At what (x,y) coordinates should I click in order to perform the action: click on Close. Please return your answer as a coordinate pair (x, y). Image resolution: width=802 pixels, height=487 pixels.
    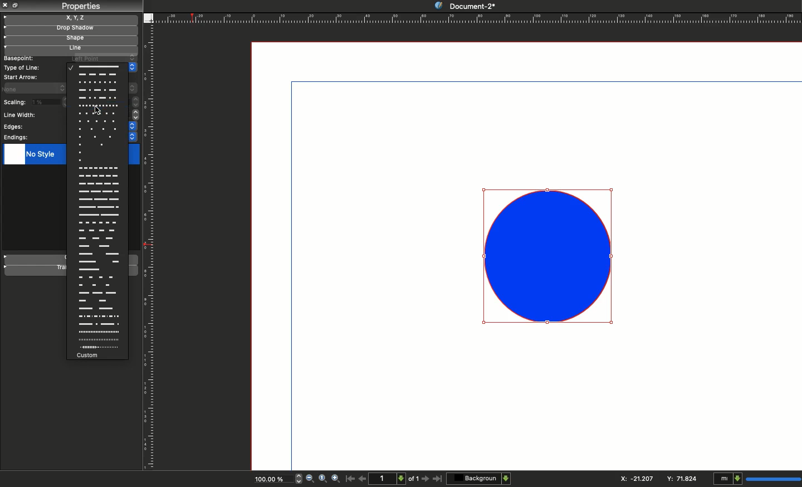
    Looking at the image, I should click on (6, 5).